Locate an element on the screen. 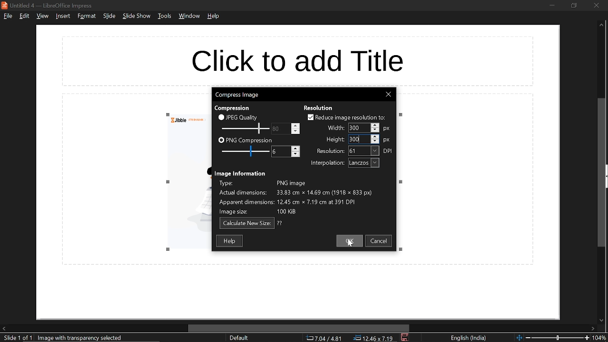 The height and width of the screenshot is (342, 608). sheet style is located at coordinates (238, 338).